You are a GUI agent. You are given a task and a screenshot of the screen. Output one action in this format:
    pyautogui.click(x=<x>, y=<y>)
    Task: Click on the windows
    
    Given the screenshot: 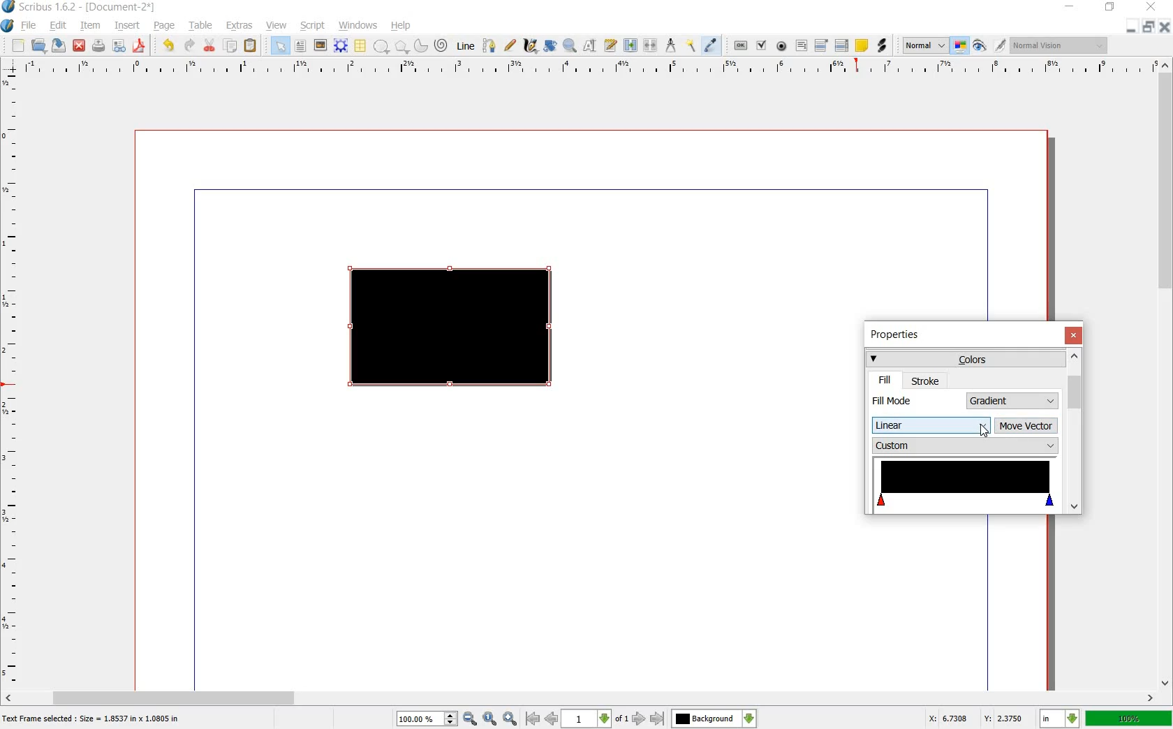 What is the action you would take?
    pyautogui.click(x=357, y=26)
    